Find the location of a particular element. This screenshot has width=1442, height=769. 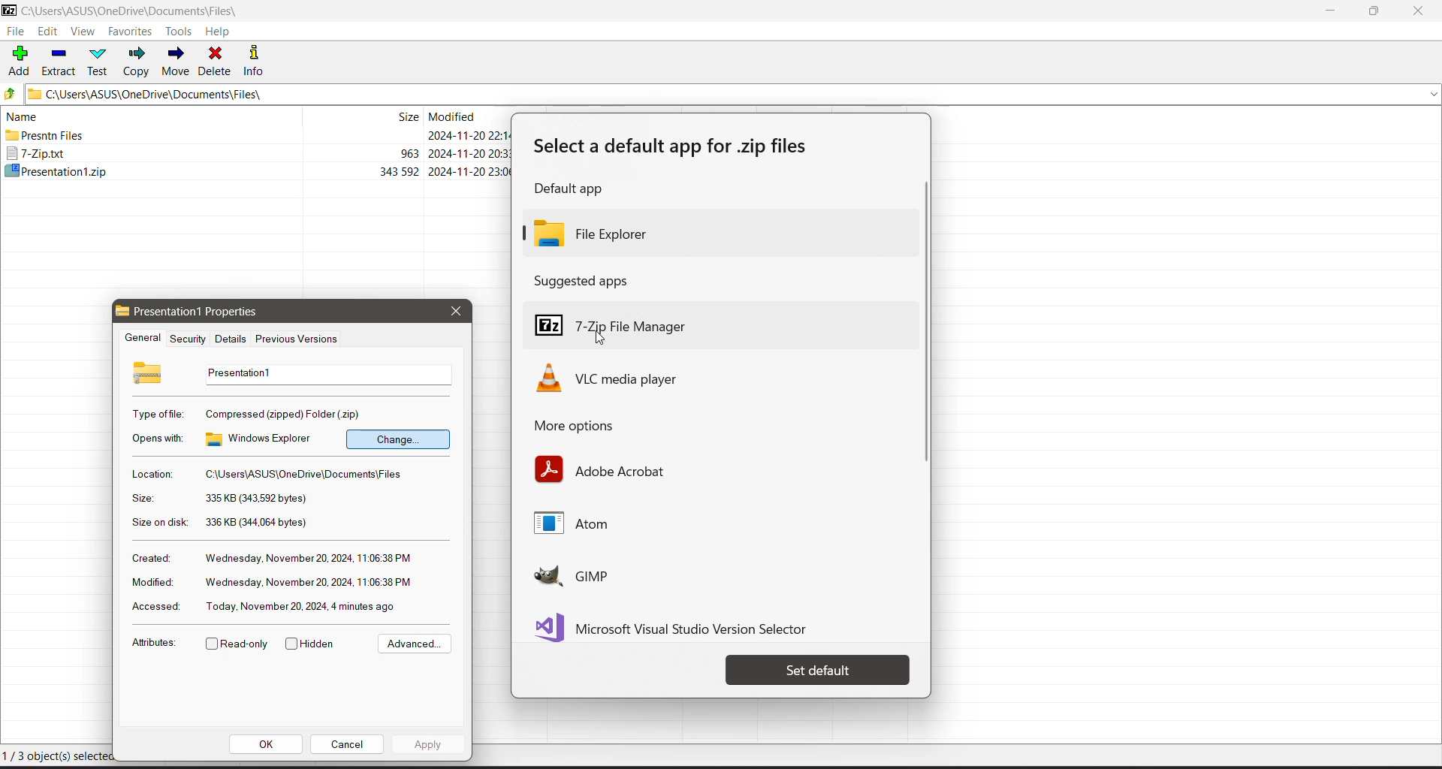

Security is located at coordinates (186, 339).